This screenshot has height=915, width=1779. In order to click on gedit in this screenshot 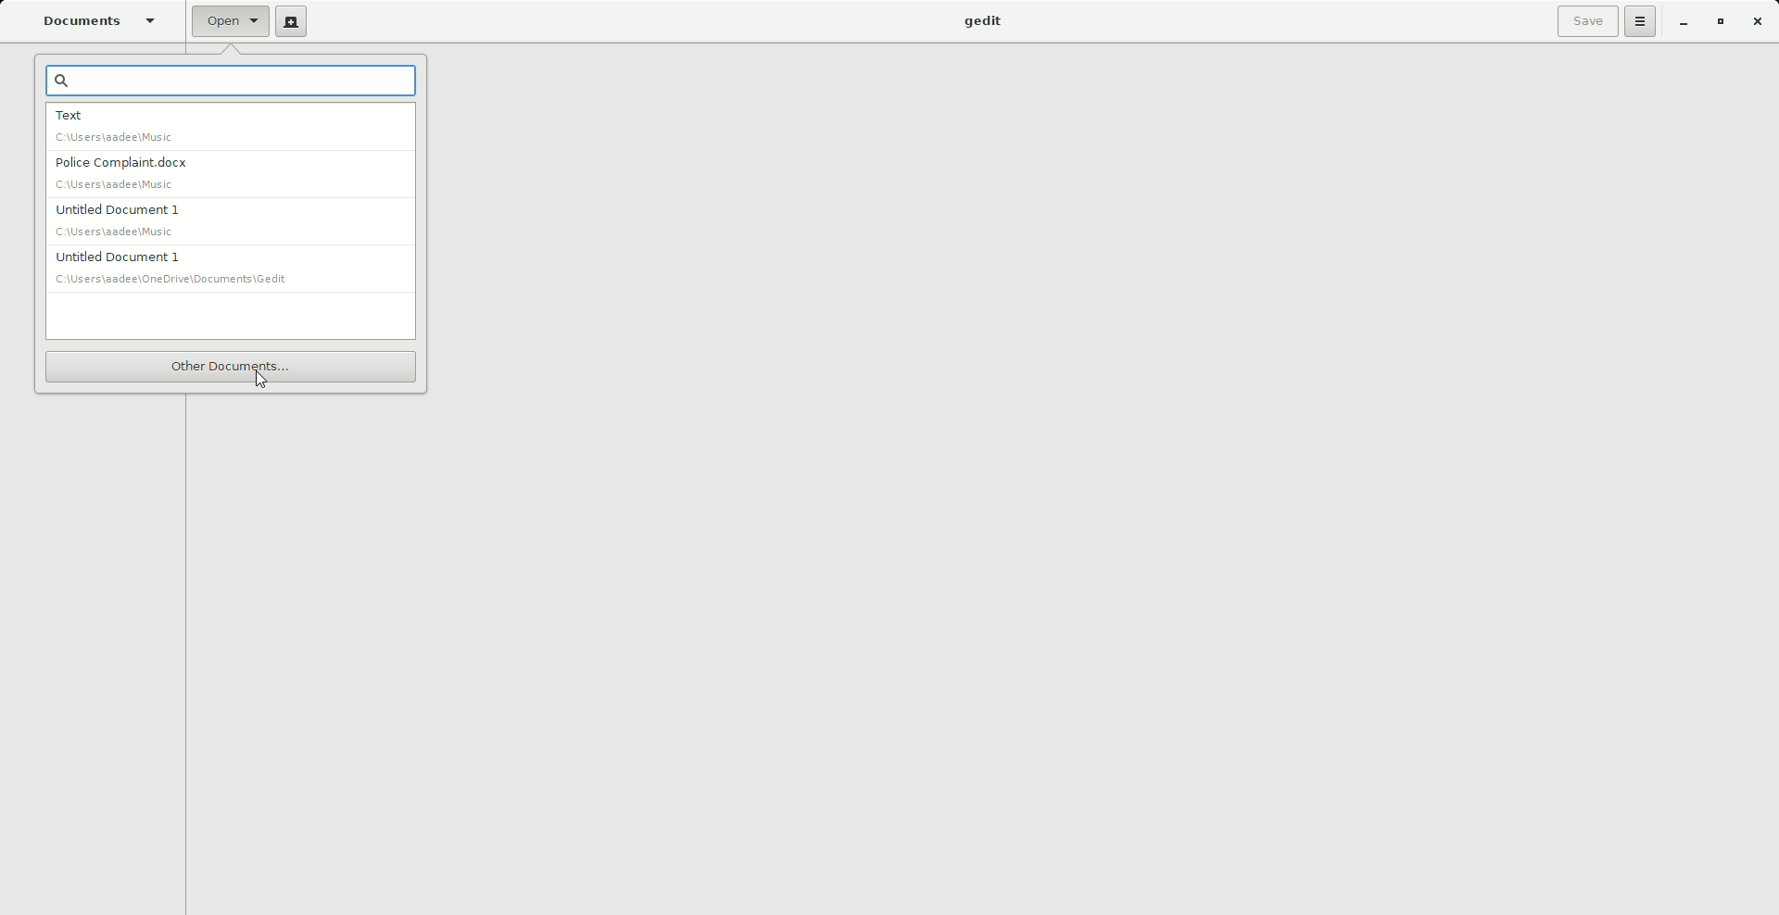, I will do `click(977, 22)`.